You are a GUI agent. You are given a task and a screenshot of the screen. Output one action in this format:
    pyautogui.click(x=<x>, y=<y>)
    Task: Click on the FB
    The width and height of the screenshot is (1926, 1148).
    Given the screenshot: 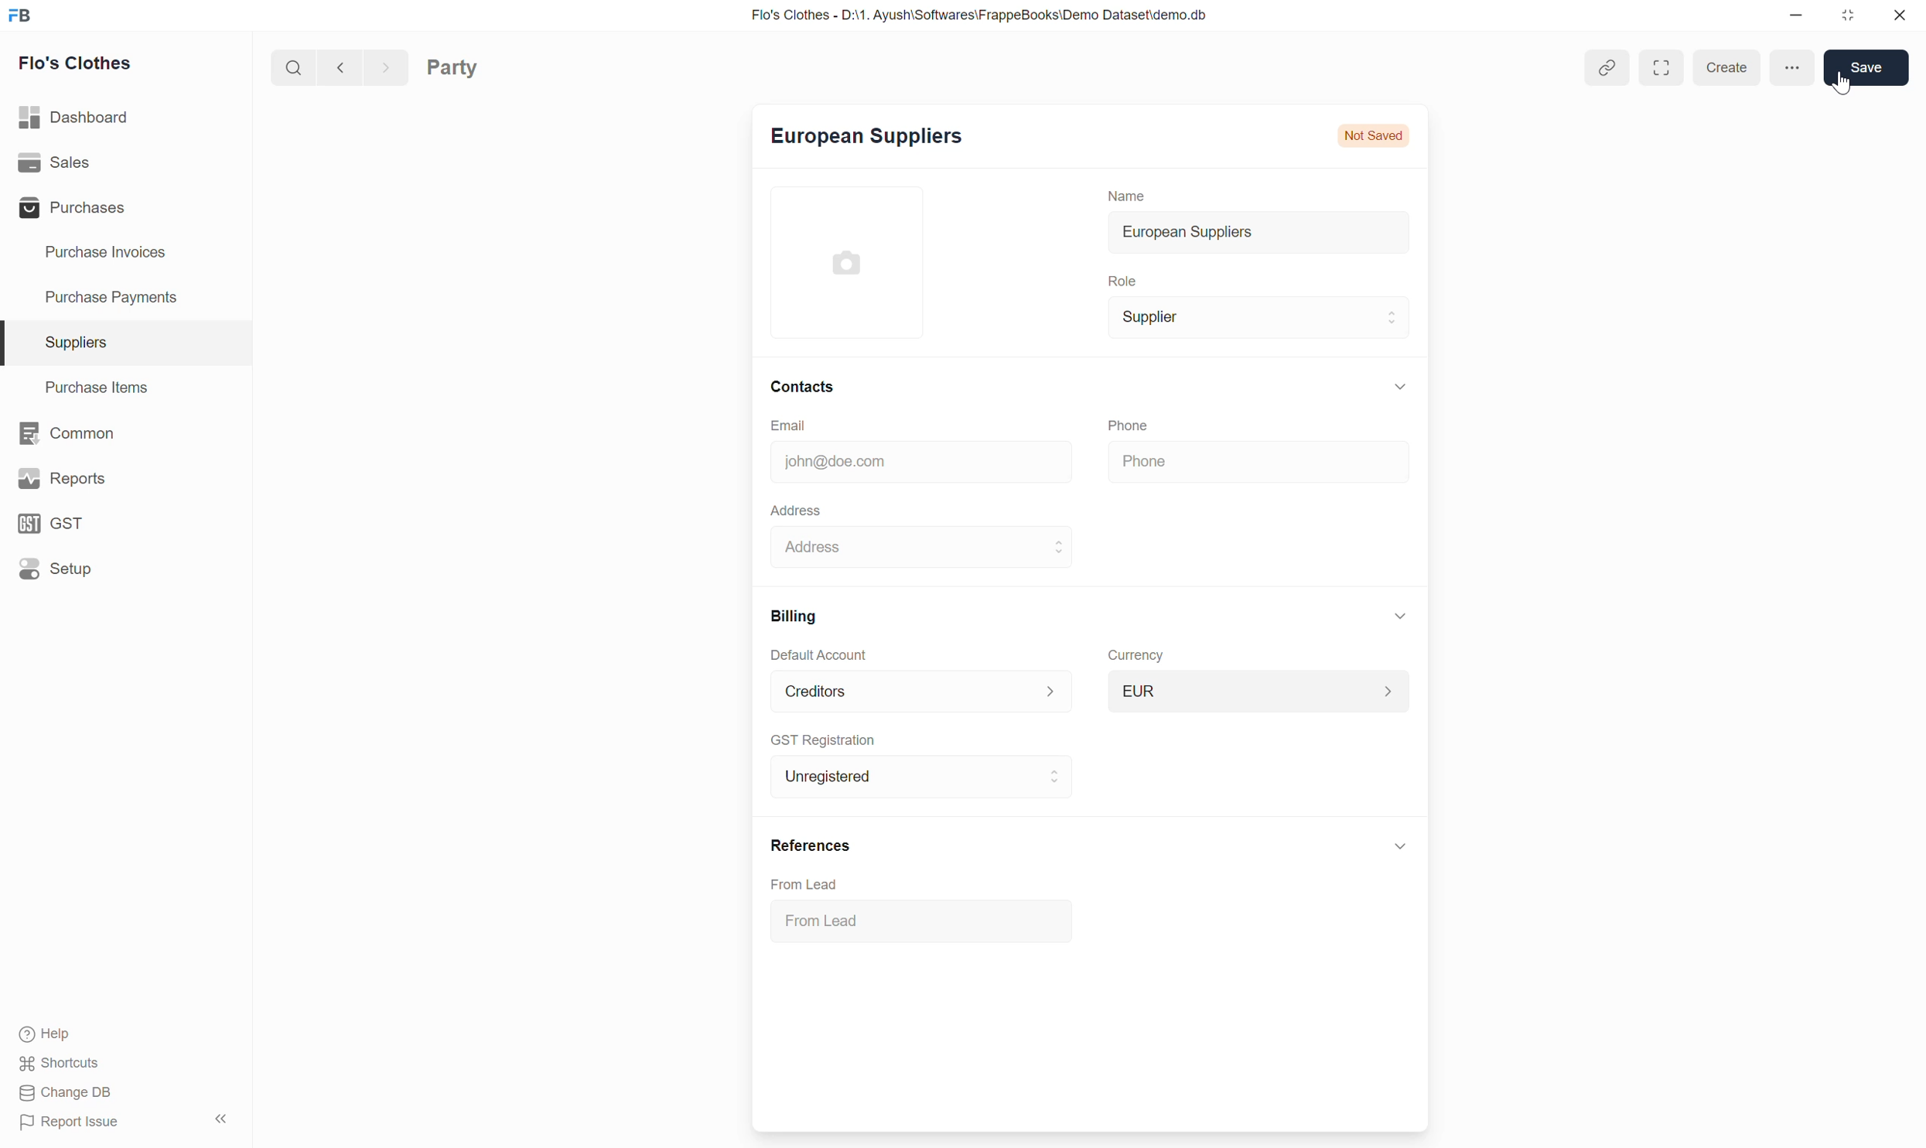 What is the action you would take?
    pyautogui.click(x=20, y=15)
    